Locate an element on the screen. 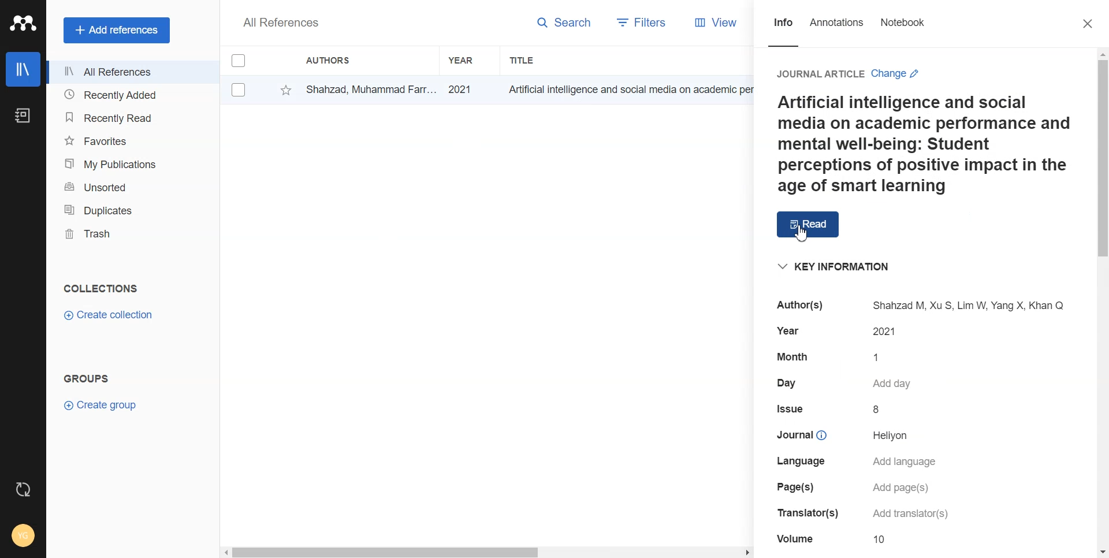 The height and width of the screenshot is (558, 1109). change is located at coordinates (899, 74).